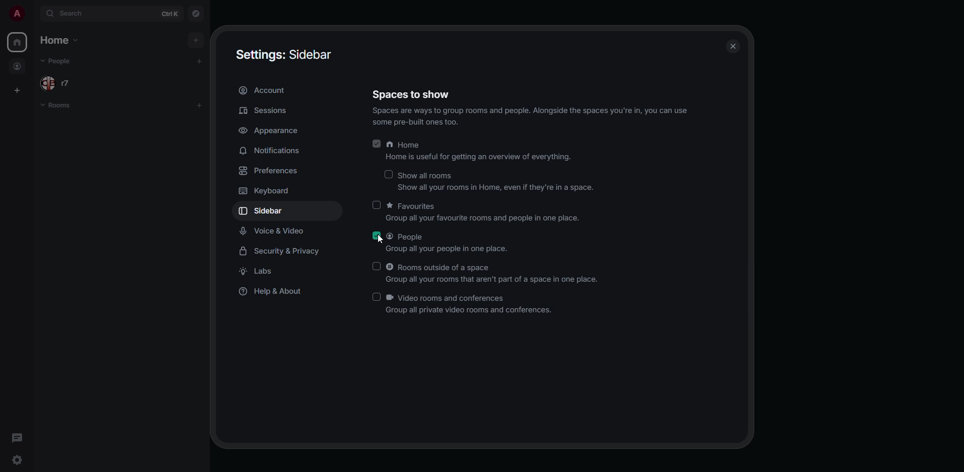  What do you see at coordinates (273, 232) in the screenshot?
I see `voice & video` at bounding box center [273, 232].